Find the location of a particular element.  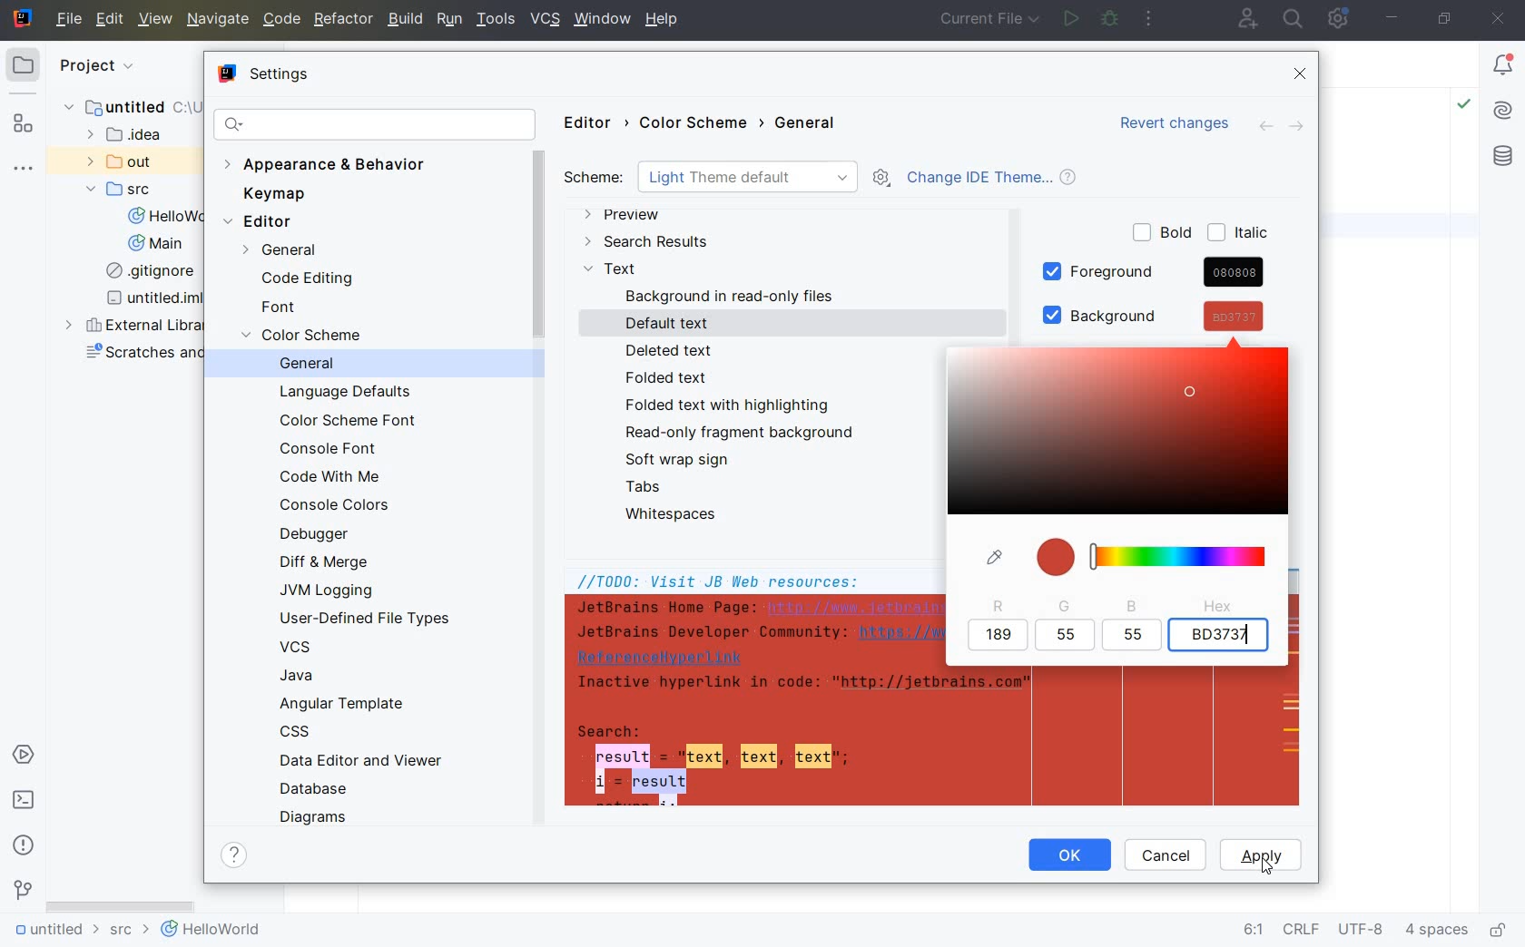

database is located at coordinates (1502, 158).